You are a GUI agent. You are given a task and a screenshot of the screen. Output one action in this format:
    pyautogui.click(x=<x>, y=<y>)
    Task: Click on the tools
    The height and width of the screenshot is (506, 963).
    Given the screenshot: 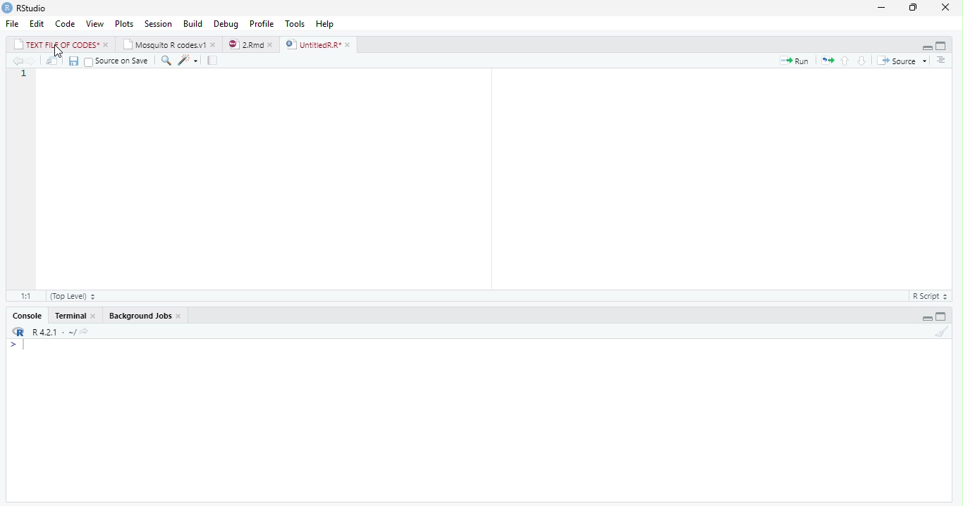 What is the action you would take?
    pyautogui.click(x=296, y=24)
    